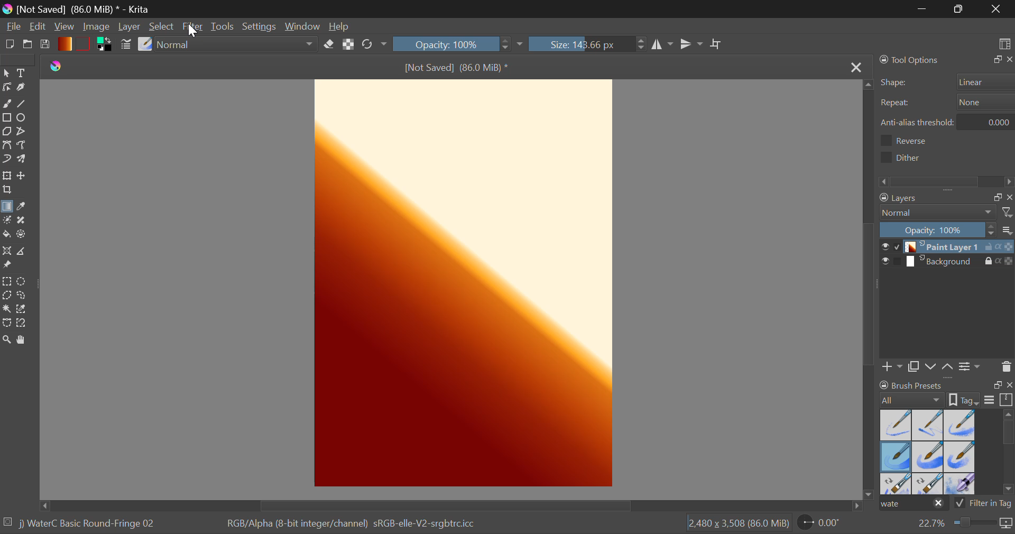 The height and width of the screenshot is (534, 1015). I want to click on expand , so click(995, 60).